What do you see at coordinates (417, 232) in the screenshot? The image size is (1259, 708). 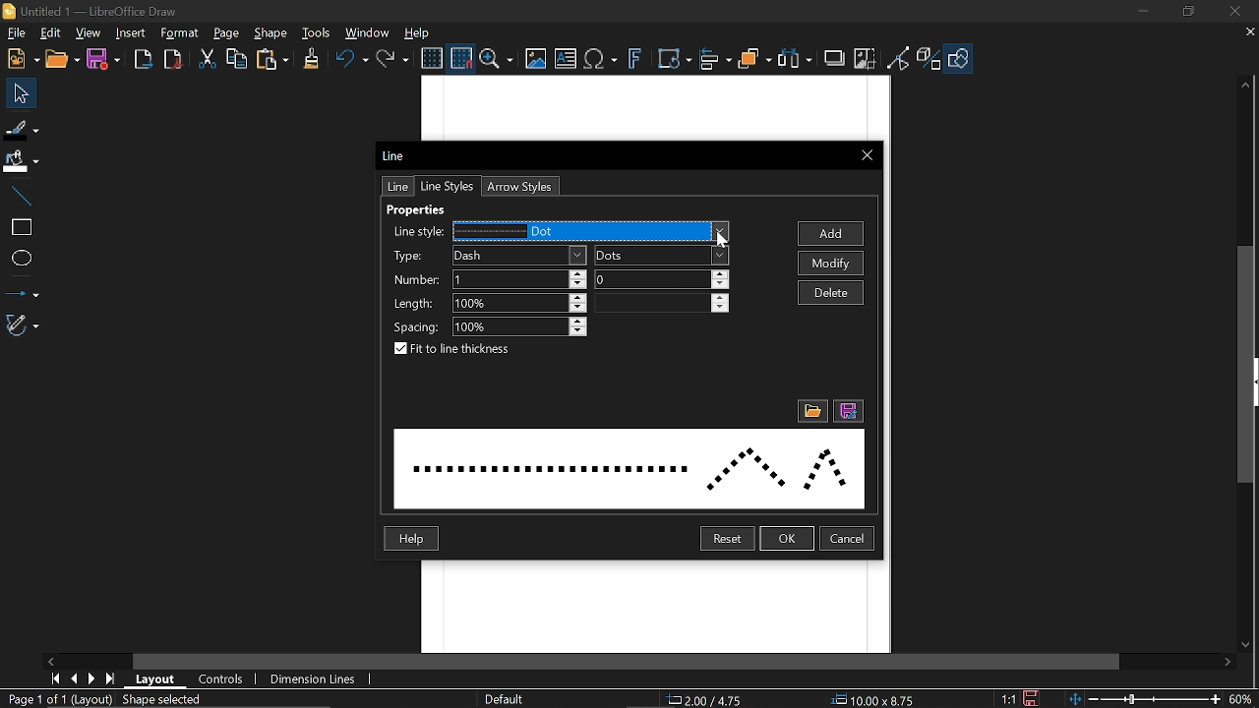 I see `Line style:` at bounding box center [417, 232].